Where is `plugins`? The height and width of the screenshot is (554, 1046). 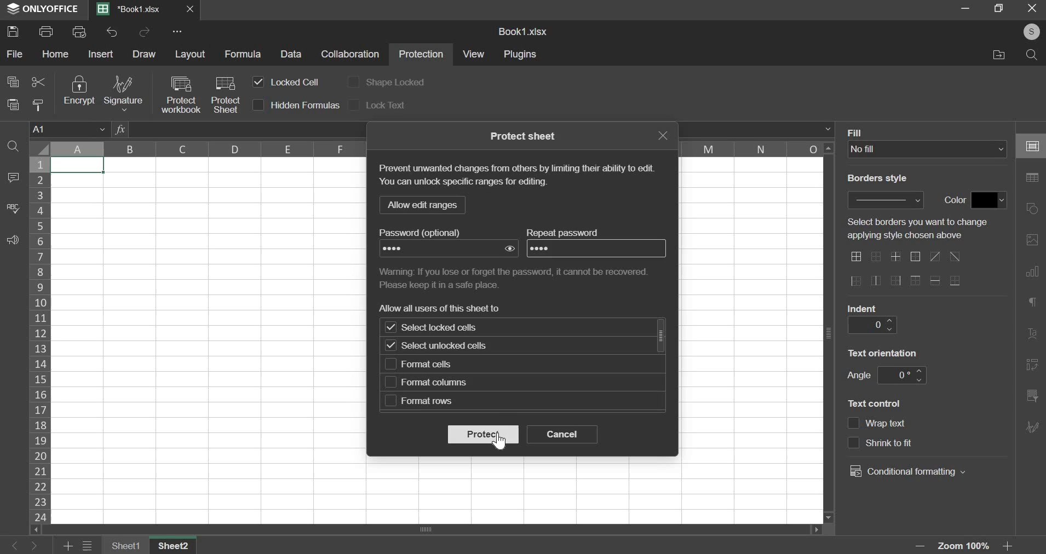
plugins is located at coordinates (521, 55).